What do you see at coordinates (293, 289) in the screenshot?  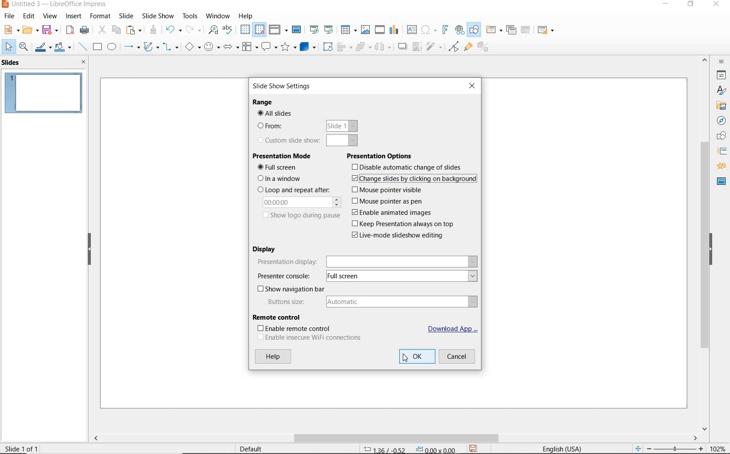 I see `SHOW NAVIGATION BAR` at bounding box center [293, 289].